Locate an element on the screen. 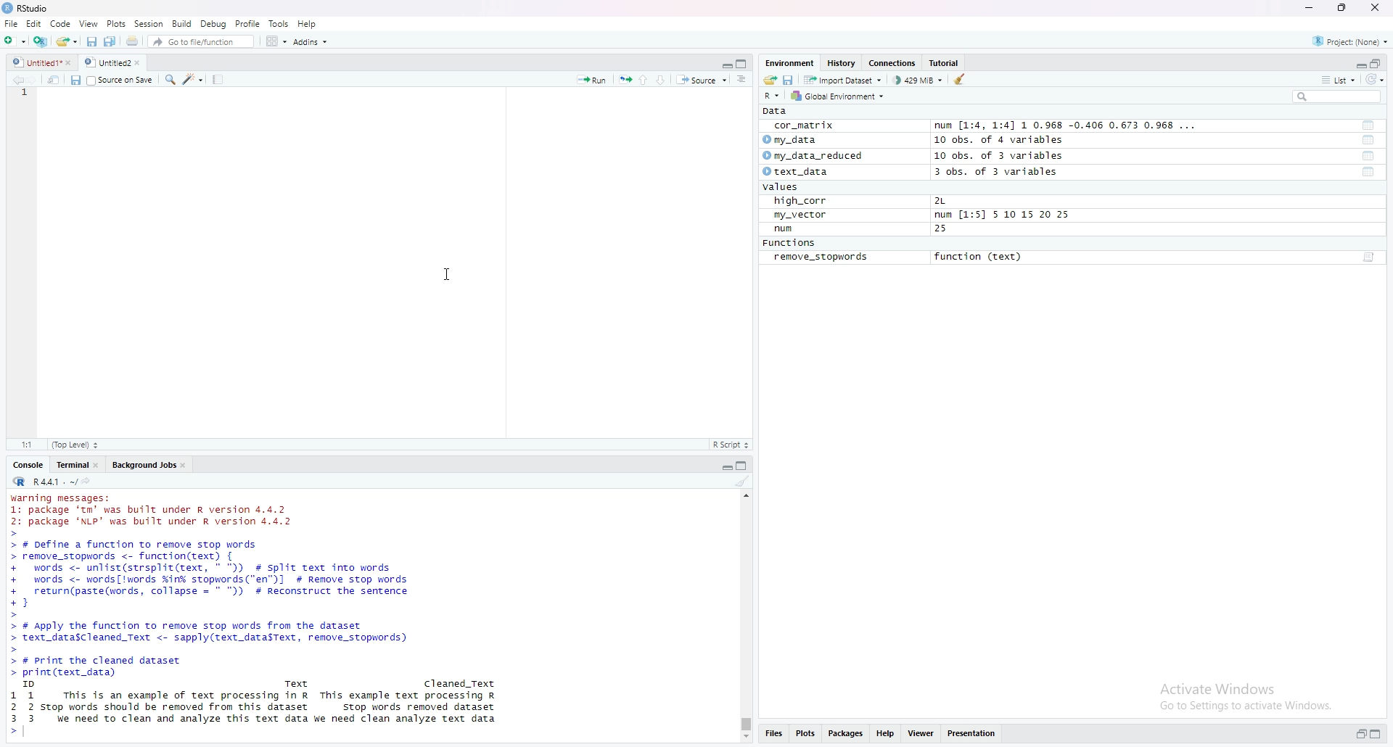 The image size is (1393, 747). Maximize is located at coordinates (741, 466).